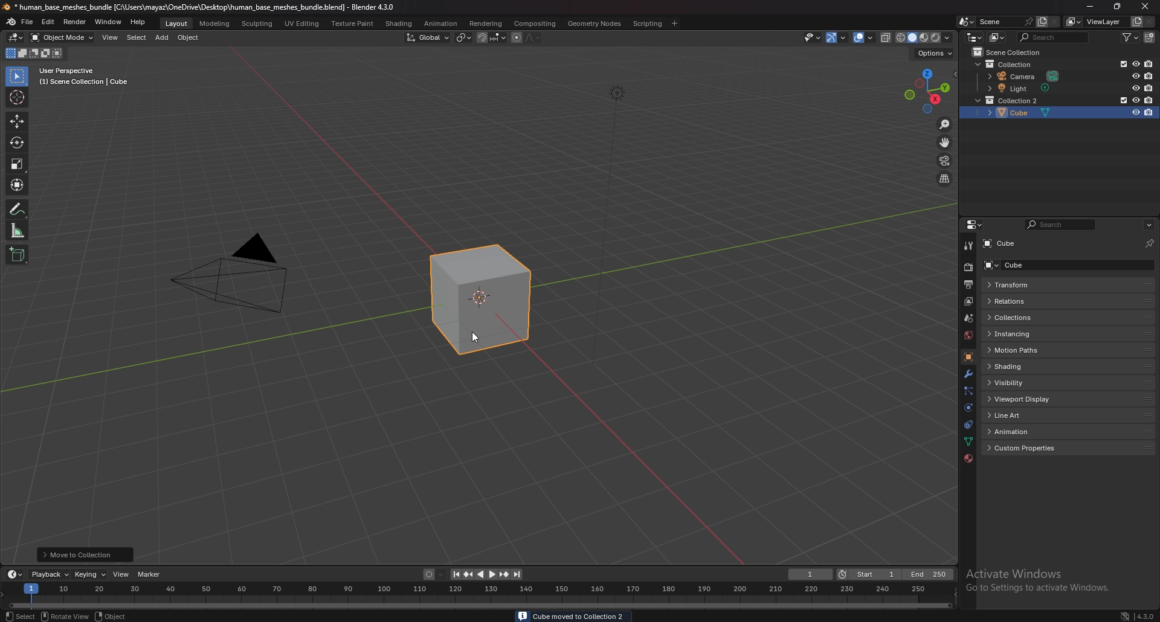  What do you see at coordinates (947, 37) in the screenshot?
I see `shading` at bounding box center [947, 37].